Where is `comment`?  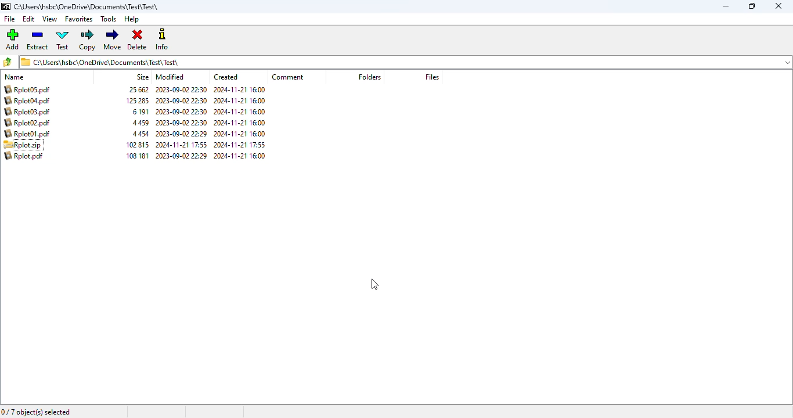 comment is located at coordinates (288, 77).